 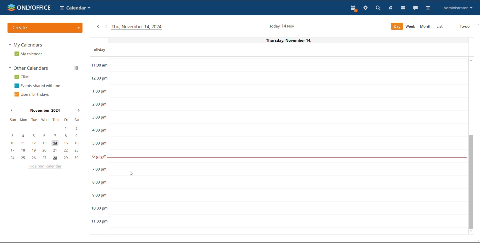 What do you see at coordinates (378, 8) in the screenshot?
I see `search` at bounding box center [378, 8].